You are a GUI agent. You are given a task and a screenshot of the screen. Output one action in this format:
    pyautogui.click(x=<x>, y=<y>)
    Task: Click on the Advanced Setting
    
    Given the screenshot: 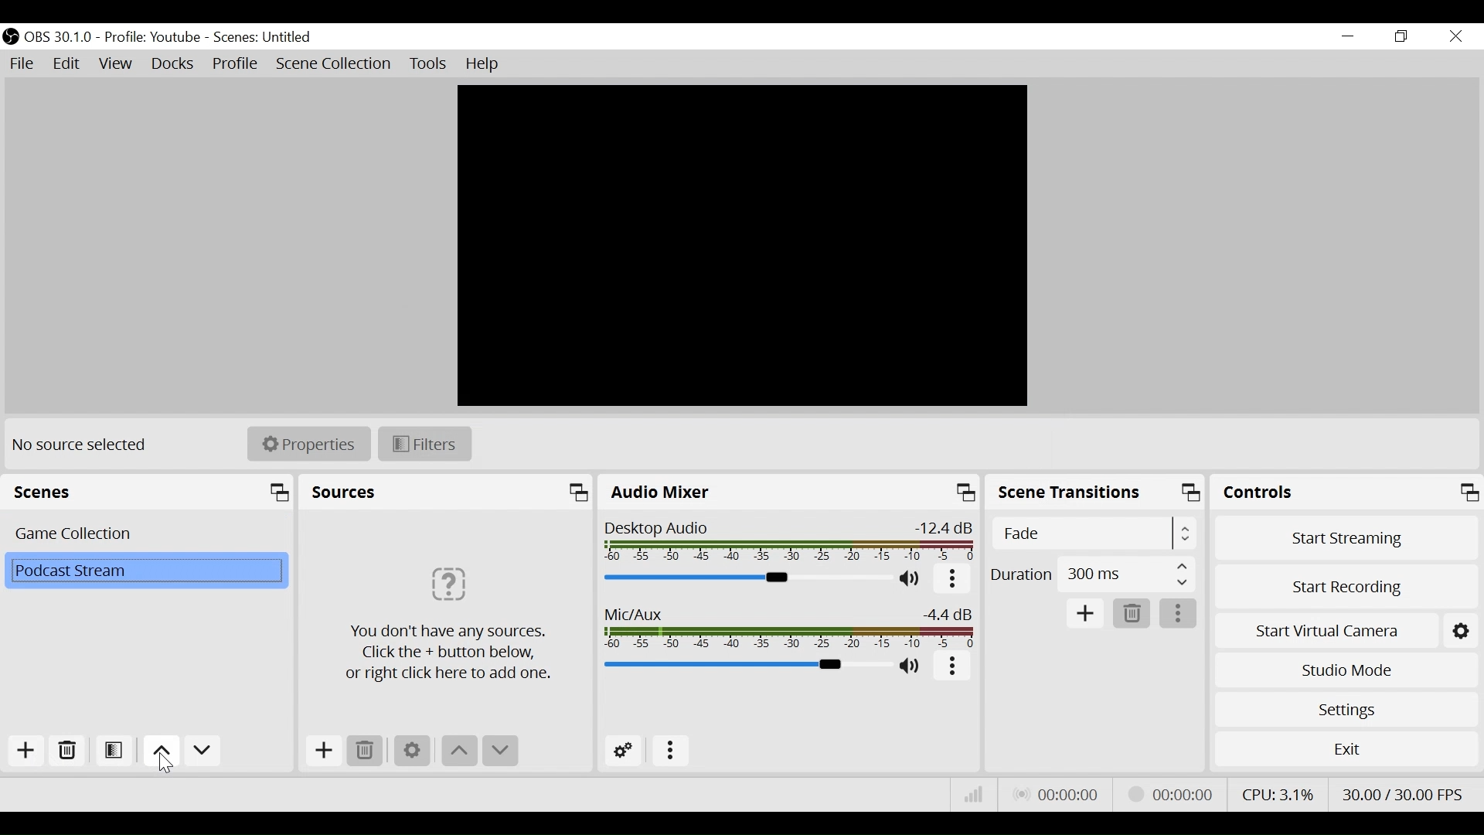 What is the action you would take?
    pyautogui.click(x=624, y=751)
    